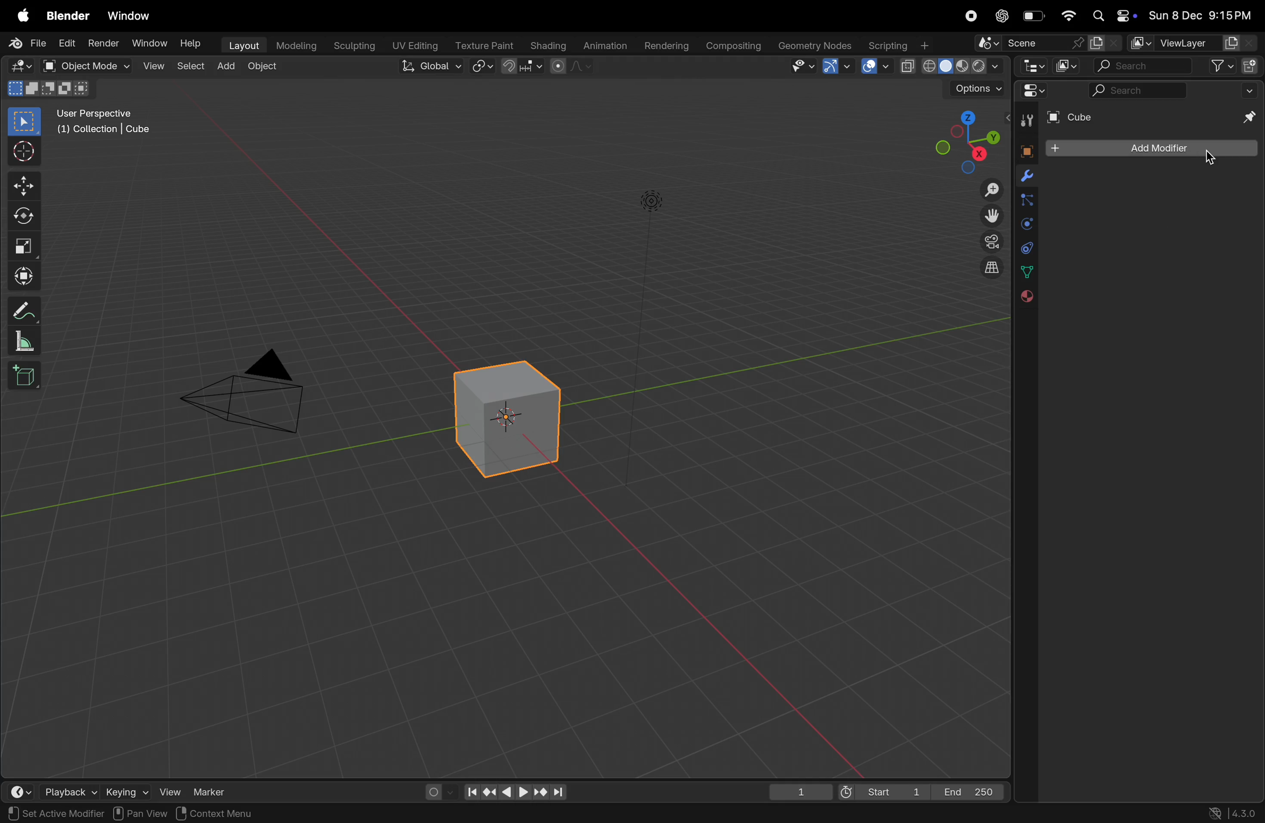 The height and width of the screenshot is (823, 1265). I want to click on modes, so click(48, 88).